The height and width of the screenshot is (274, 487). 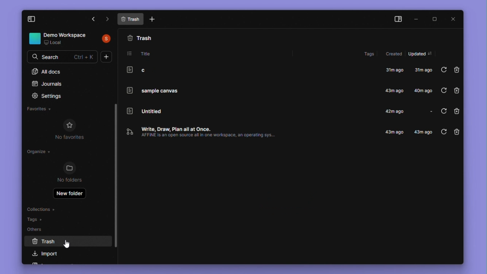 I want to click on Title, so click(x=143, y=53).